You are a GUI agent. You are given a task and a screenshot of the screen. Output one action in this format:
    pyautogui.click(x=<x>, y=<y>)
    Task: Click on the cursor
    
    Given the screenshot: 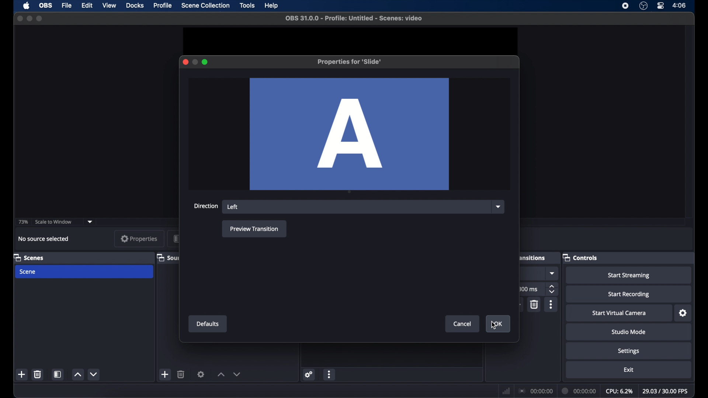 What is the action you would take?
    pyautogui.click(x=493, y=325)
    